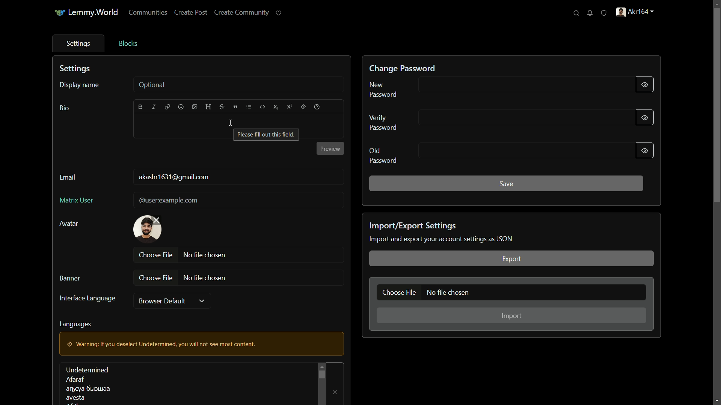  What do you see at coordinates (384, 90) in the screenshot?
I see `new password` at bounding box center [384, 90].